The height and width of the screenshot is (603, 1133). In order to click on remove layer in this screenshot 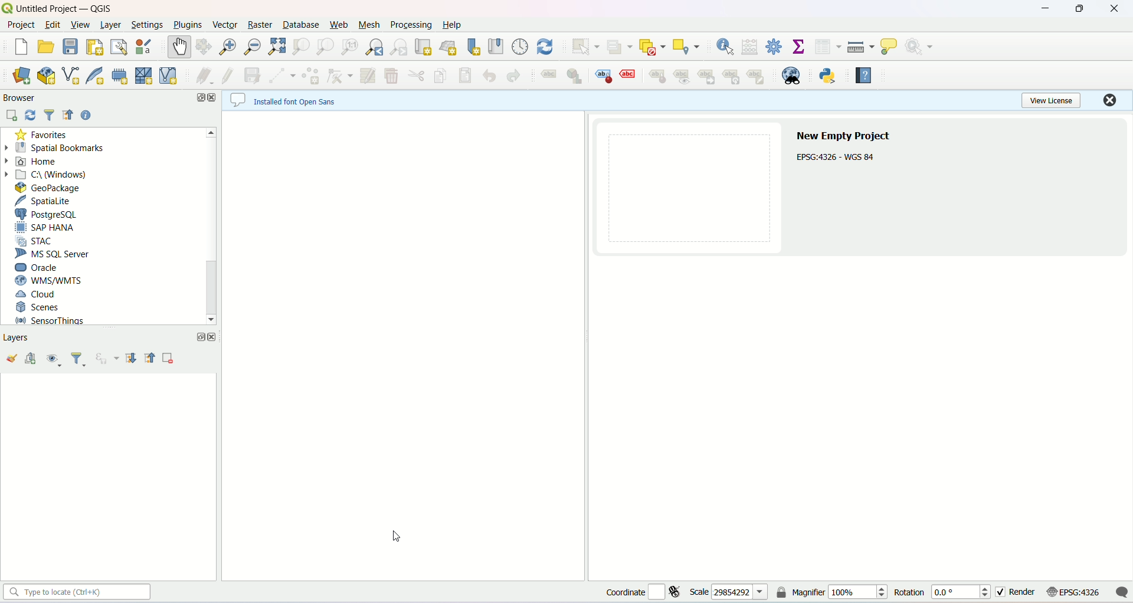, I will do `click(170, 361)`.